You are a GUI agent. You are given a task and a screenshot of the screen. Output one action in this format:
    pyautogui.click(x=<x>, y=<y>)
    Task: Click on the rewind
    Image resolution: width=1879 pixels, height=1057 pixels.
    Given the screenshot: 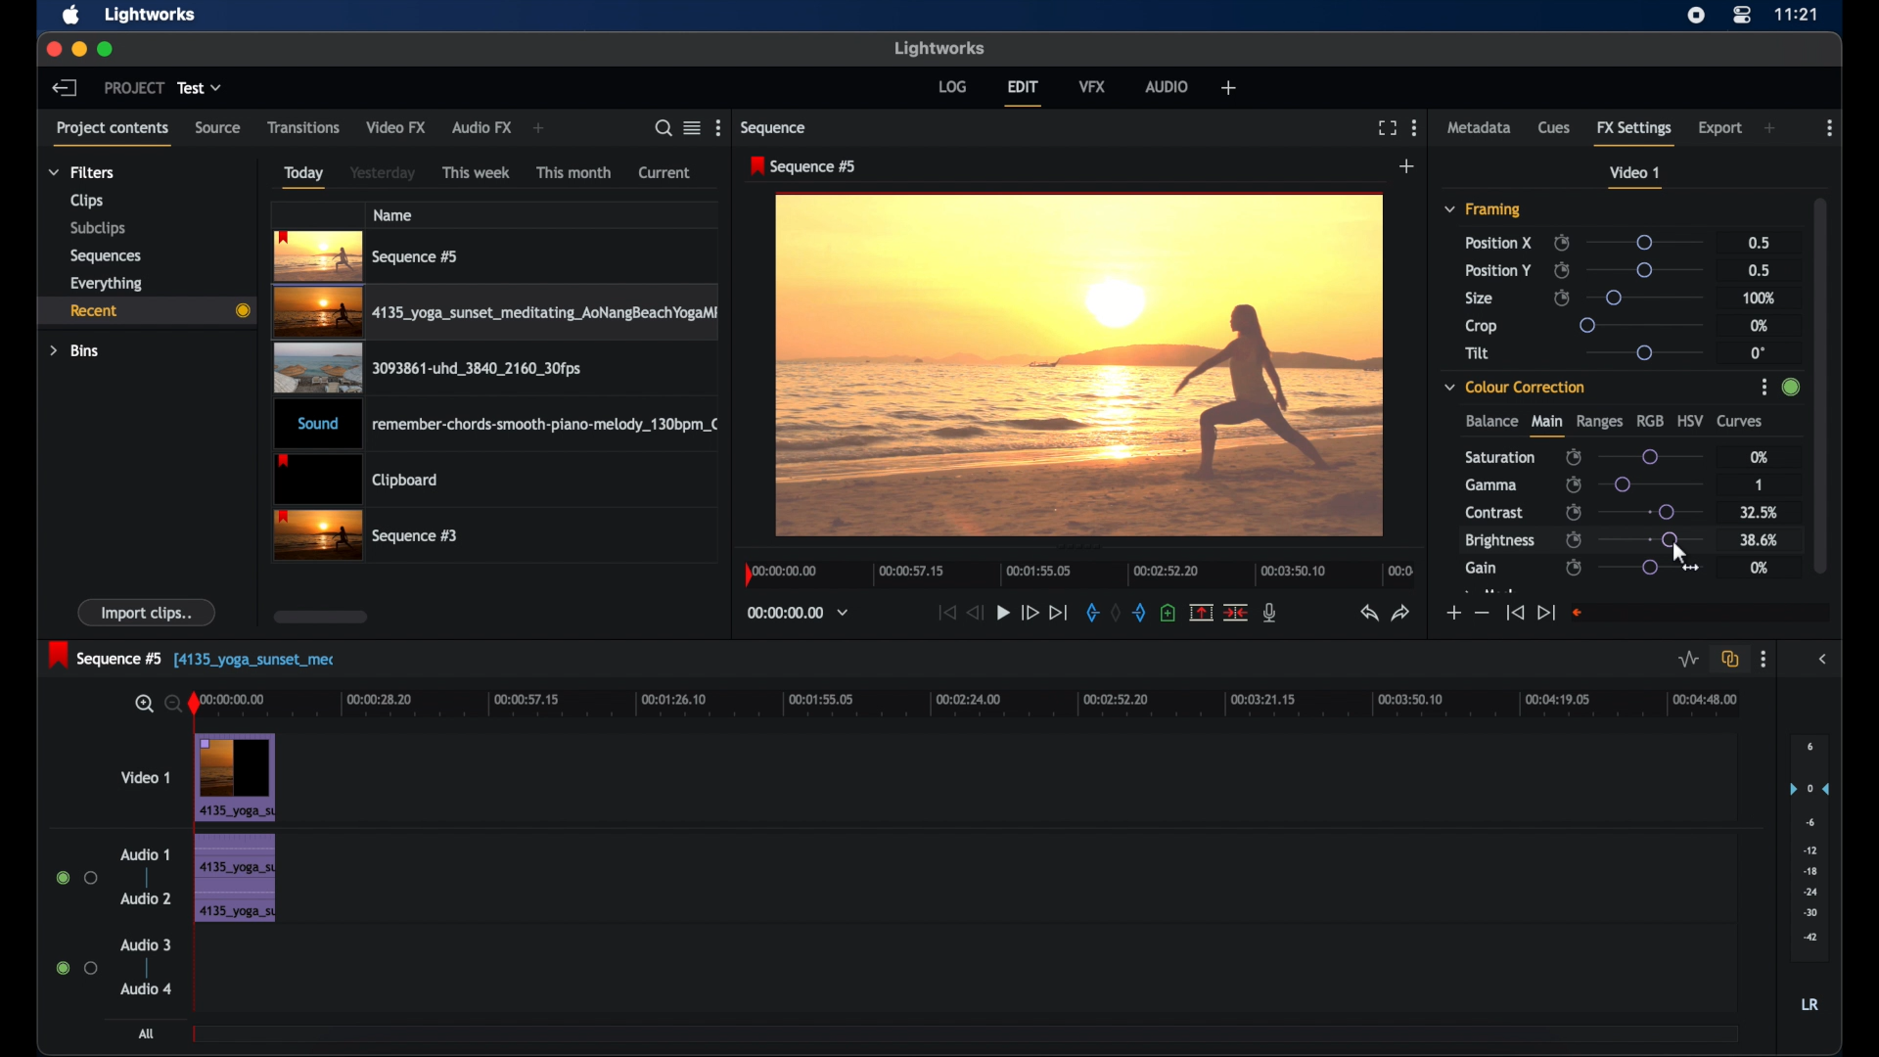 What is the action you would take?
    pyautogui.click(x=977, y=613)
    